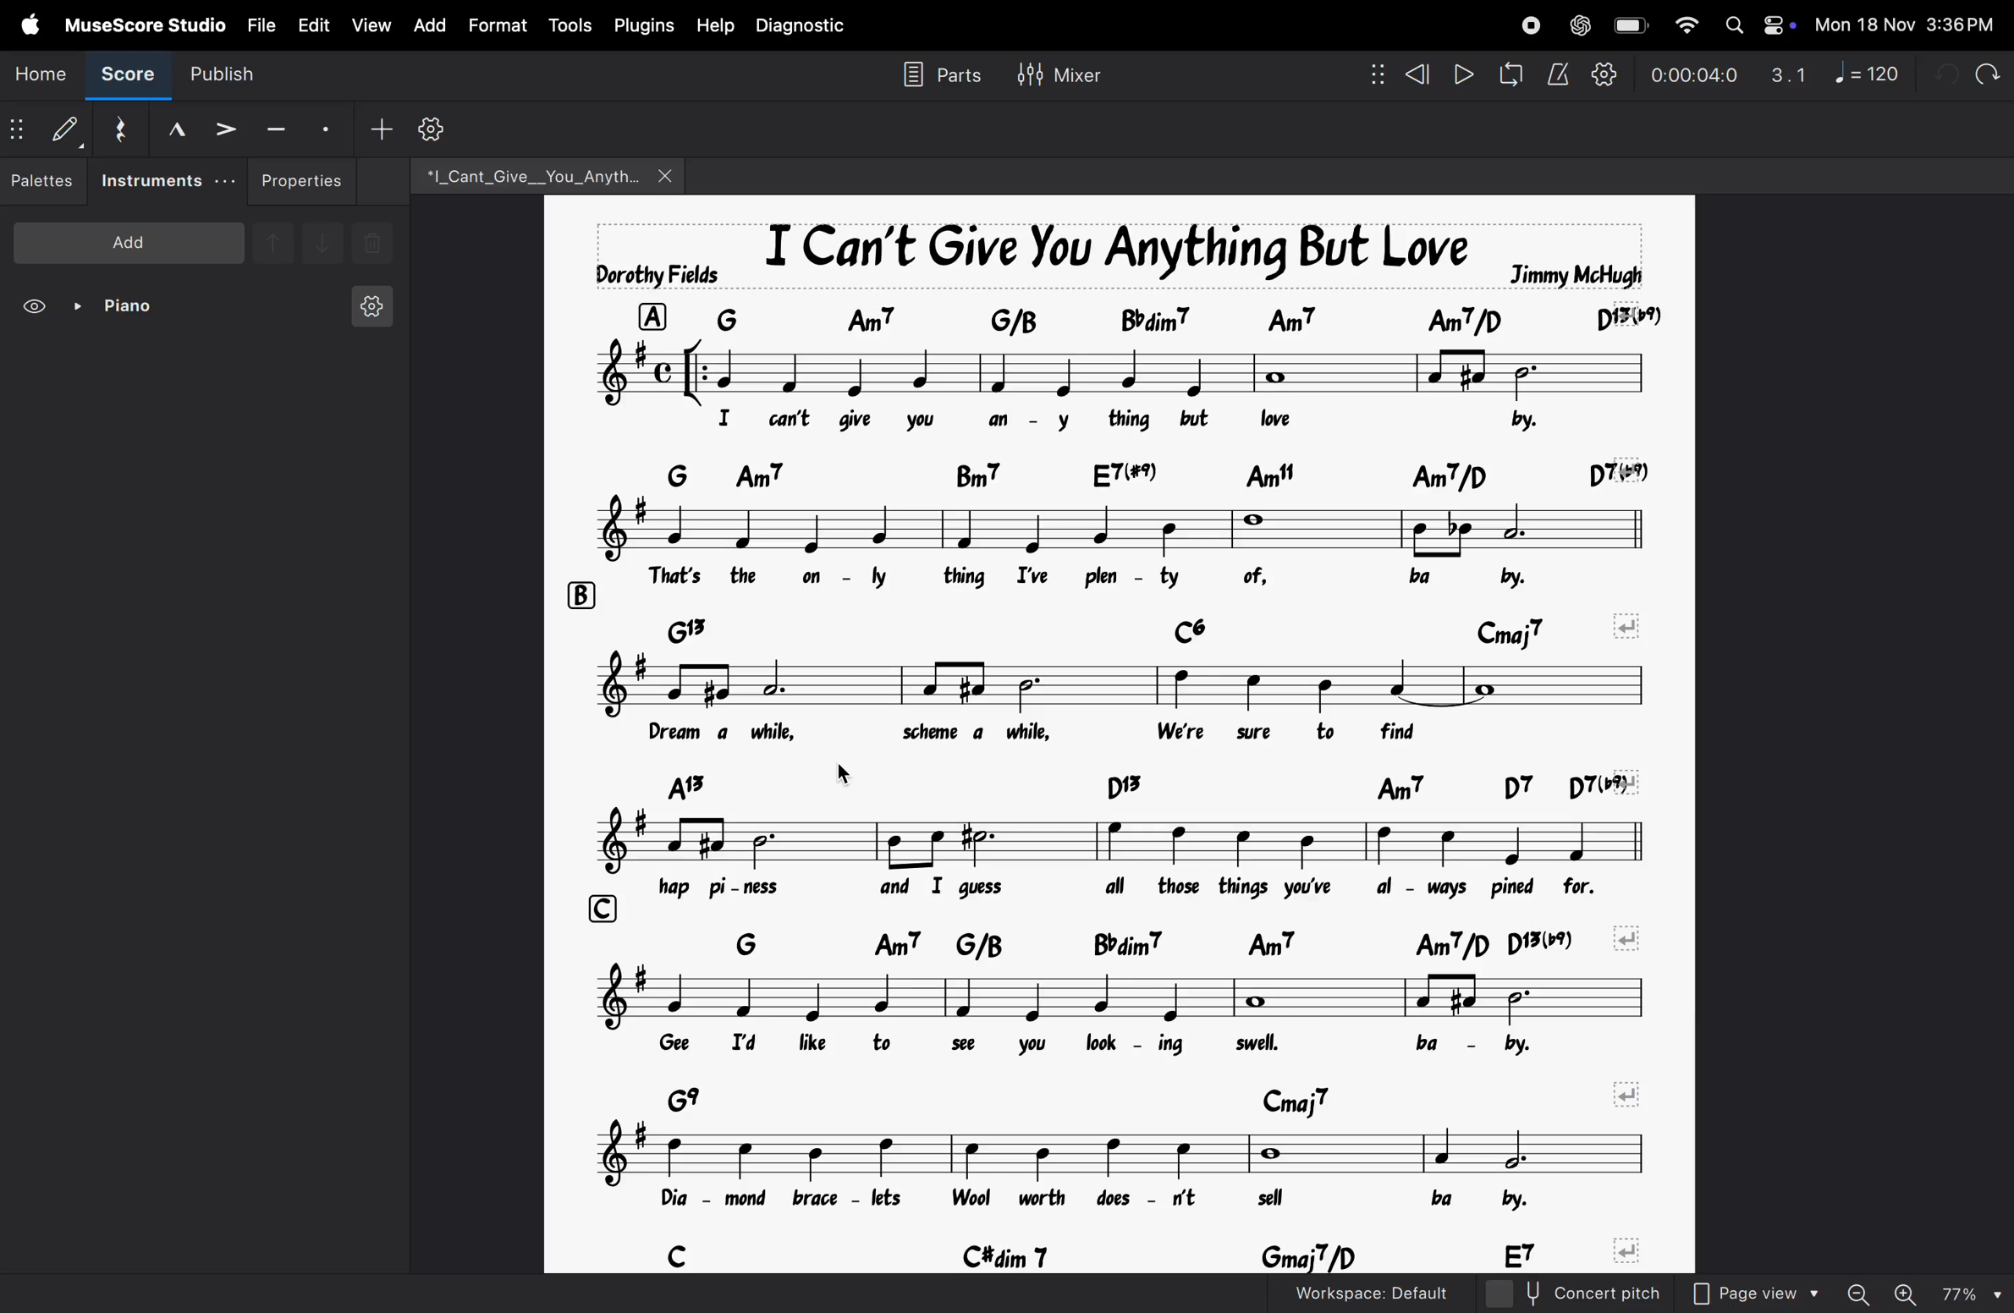 The width and height of the screenshot is (2014, 1313). Describe the element at coordinates (1169, 888) in the screenshot. I see `lyrics` at that location.